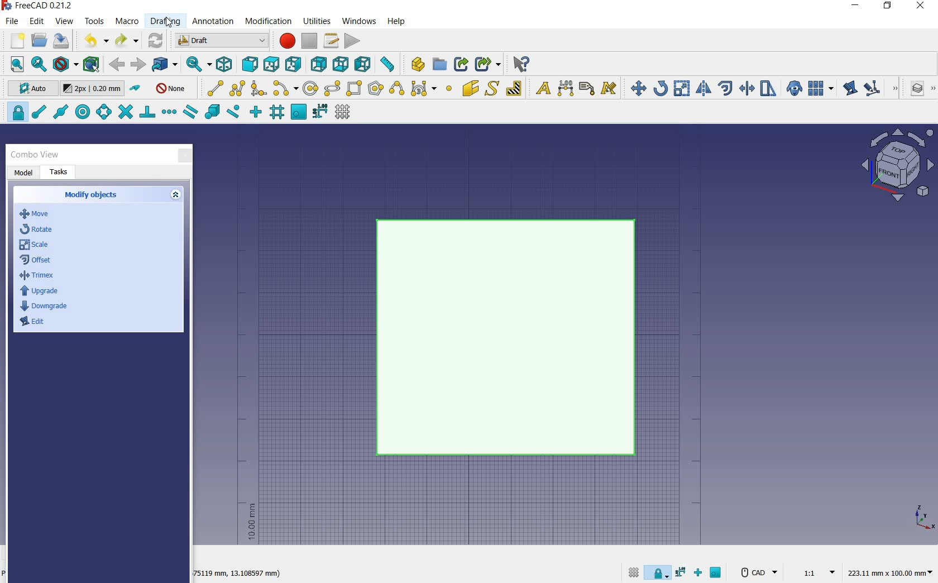 The image size is (938, 583). What do you see at coordinates (124, 112) in the screenshot?
I see `snap intersection` at bounding box center [124, 112].